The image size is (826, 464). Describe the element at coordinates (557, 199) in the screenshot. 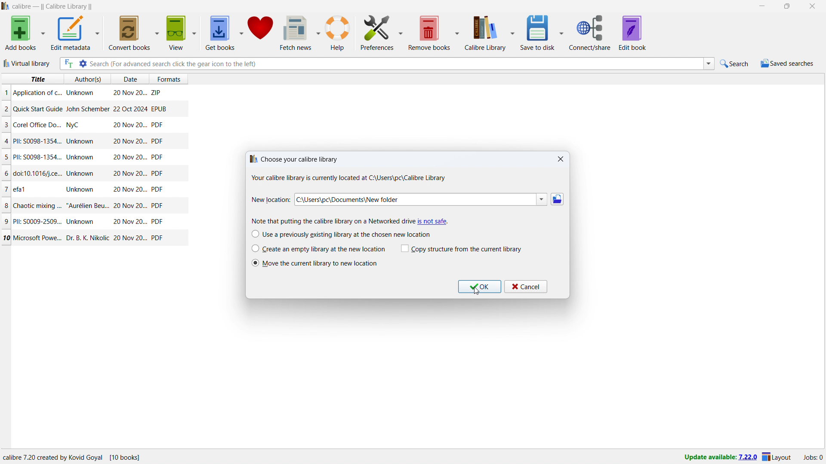

I see `browse folder` at that location.